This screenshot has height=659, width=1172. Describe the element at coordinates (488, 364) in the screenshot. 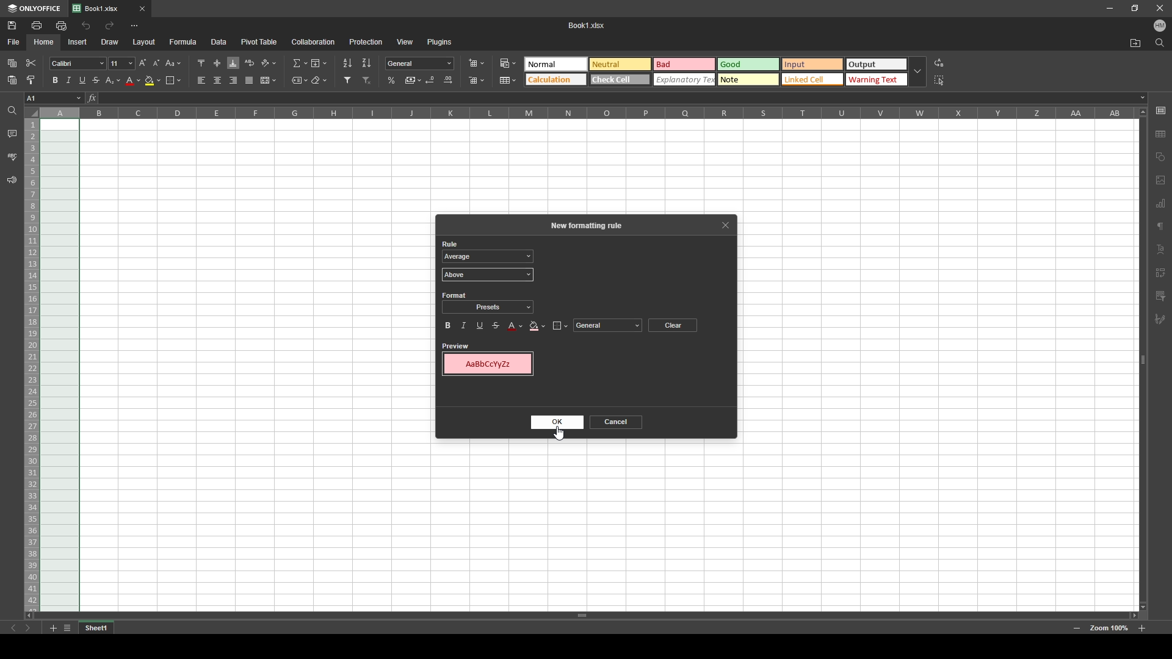

I see `preview` at that location.